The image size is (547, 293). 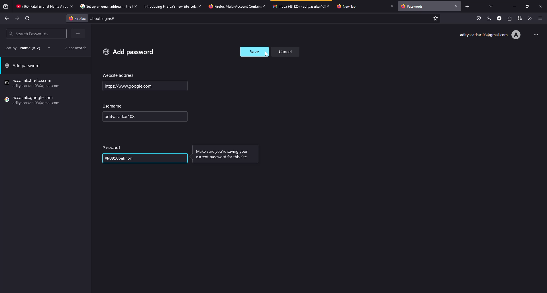 I want to click on tab, so click(x=170, y=6).